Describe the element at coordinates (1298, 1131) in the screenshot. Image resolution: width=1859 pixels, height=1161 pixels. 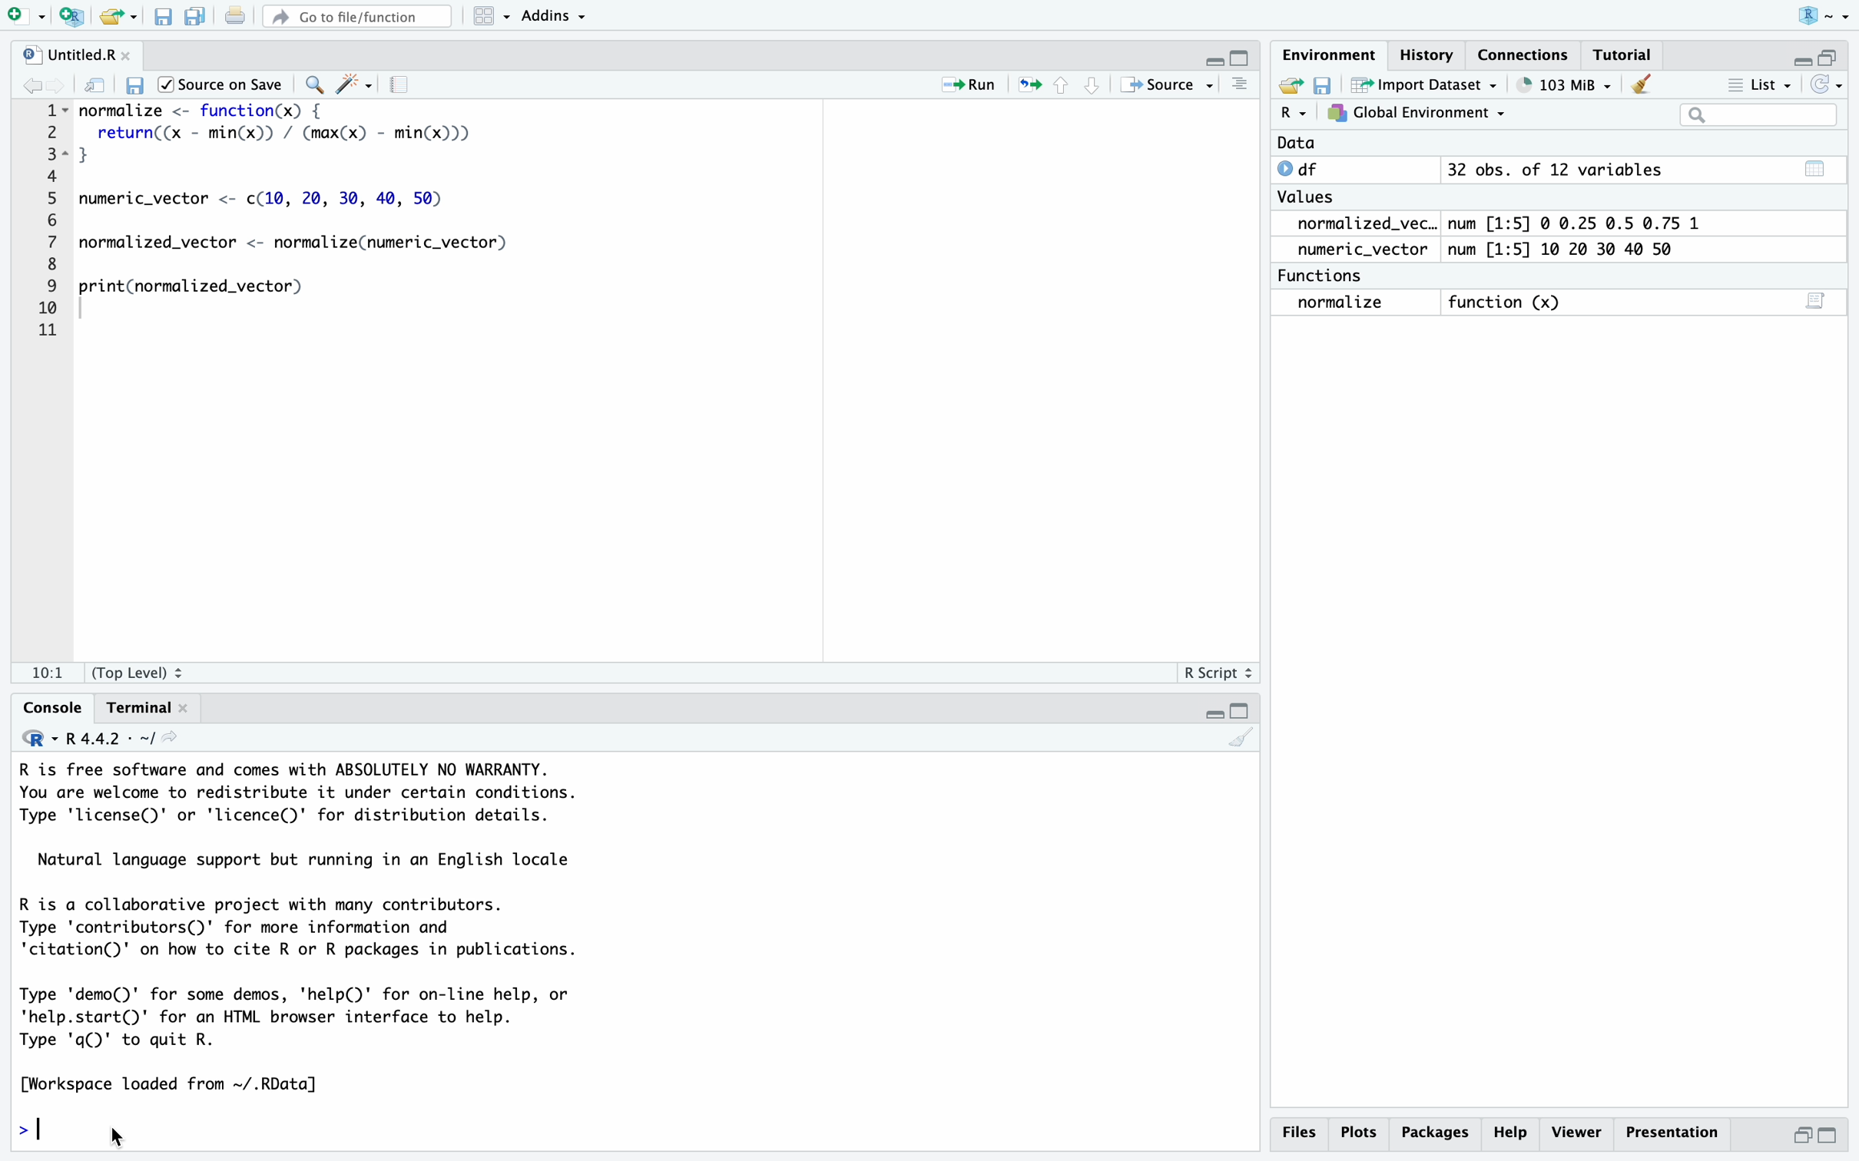
I see `Files` at that location.